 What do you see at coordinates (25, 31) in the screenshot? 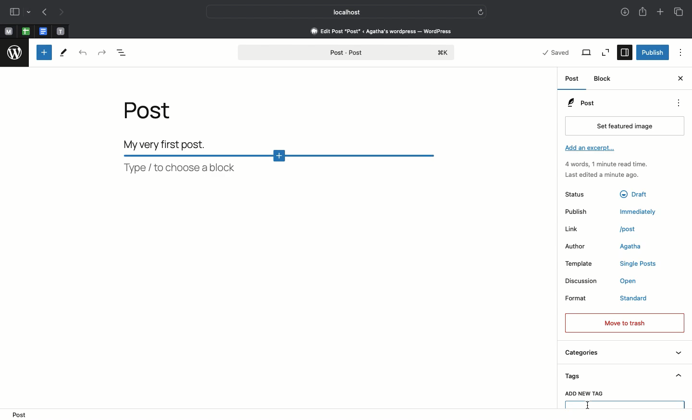
I see `Pinned tabs` at bounding box center [25, 31].